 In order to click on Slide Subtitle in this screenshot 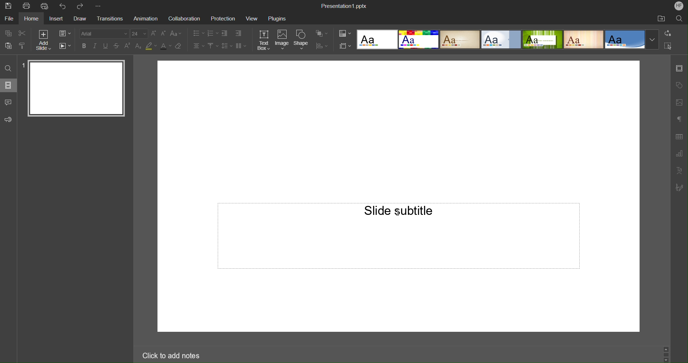, I will do `click(400, 236)`.